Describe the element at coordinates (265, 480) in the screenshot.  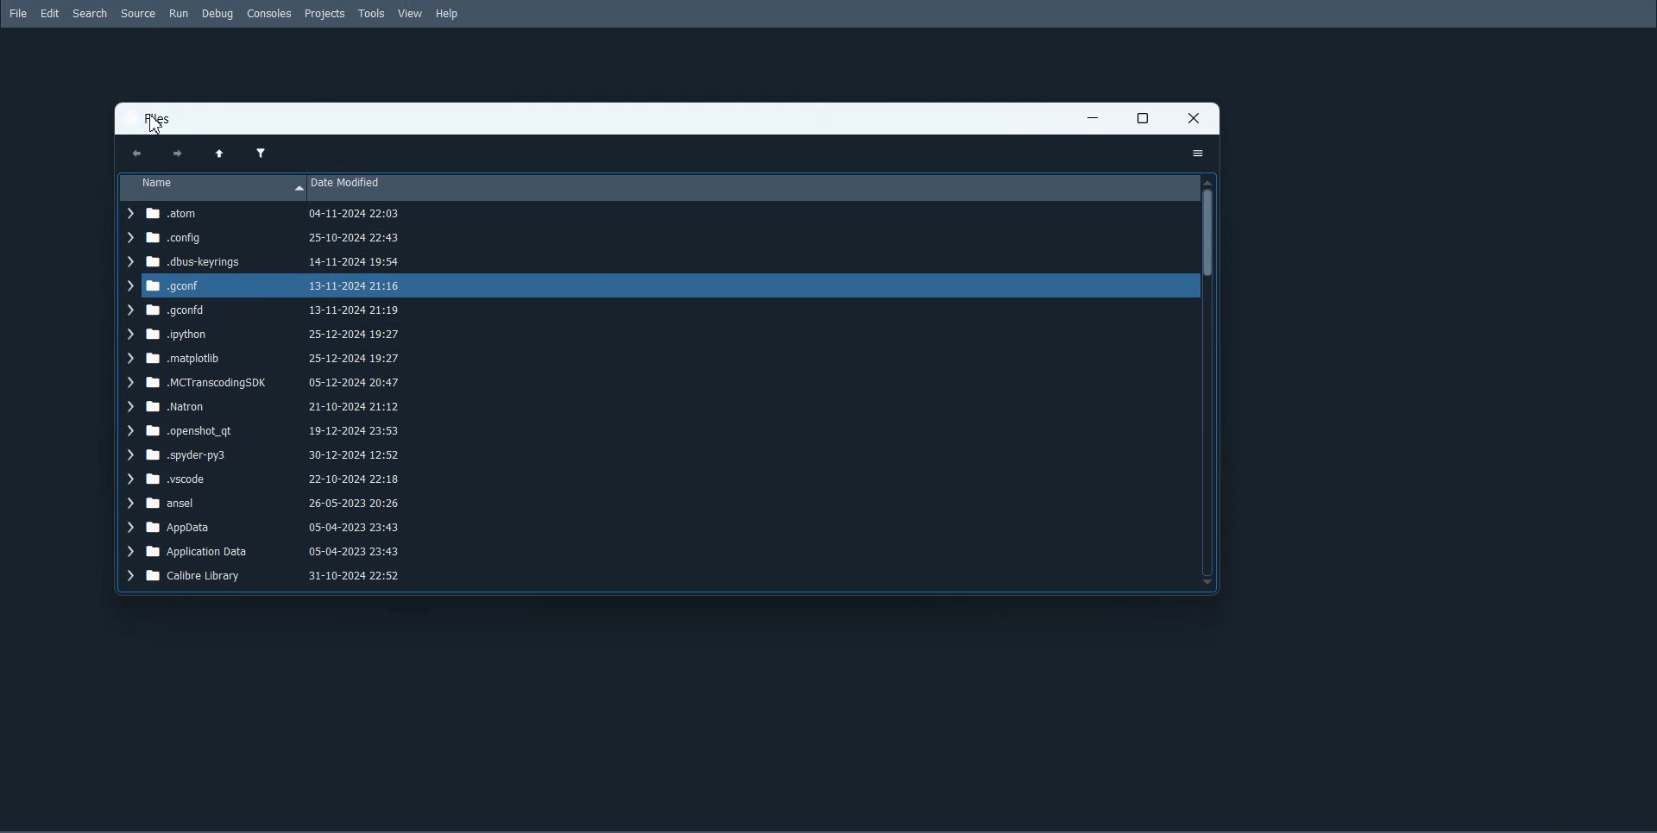
I see `.vscode 22-10-2024 22:18` at that location.